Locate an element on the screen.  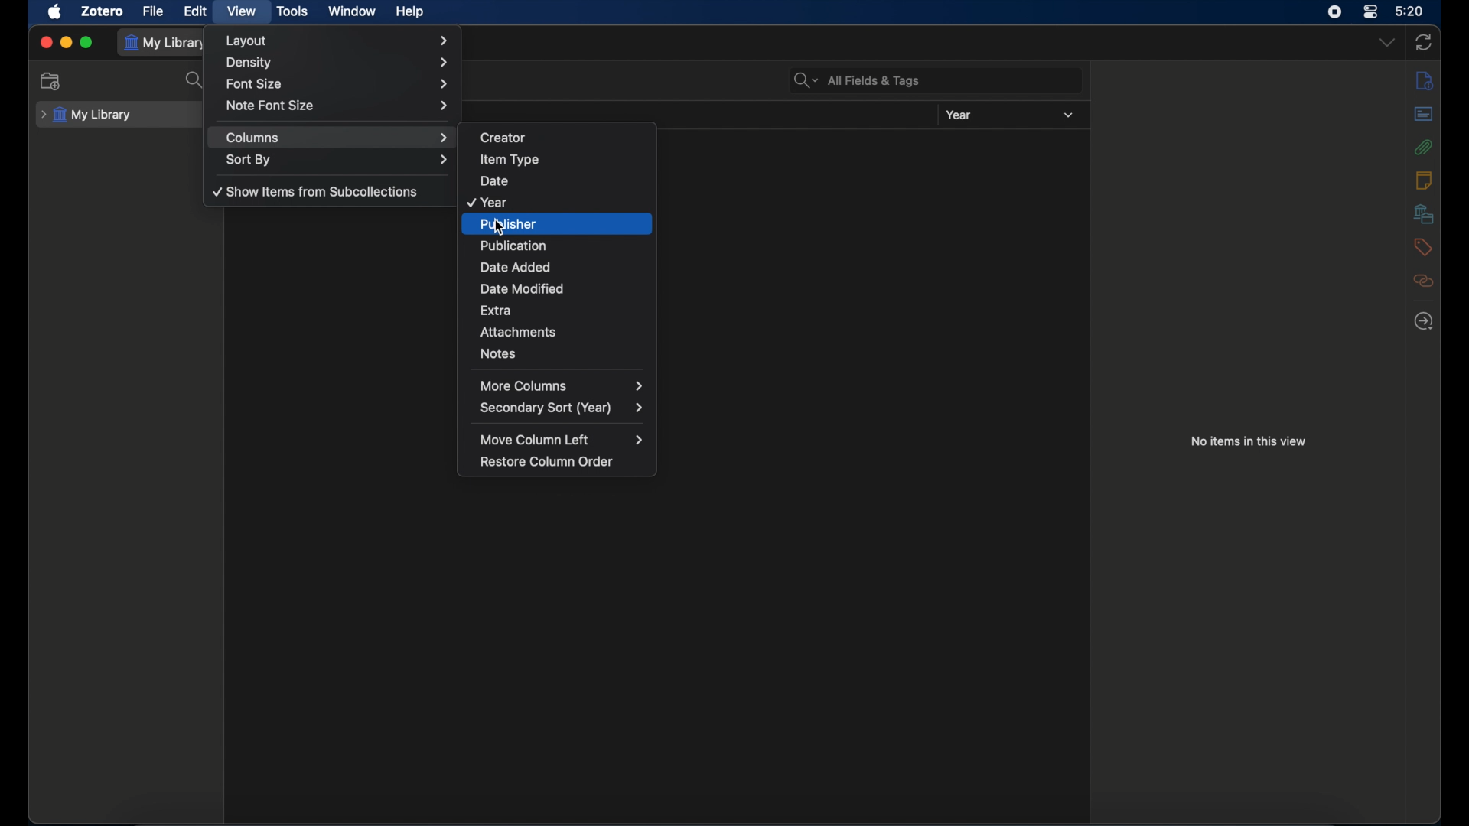
file is located at coordinates (153, 11).